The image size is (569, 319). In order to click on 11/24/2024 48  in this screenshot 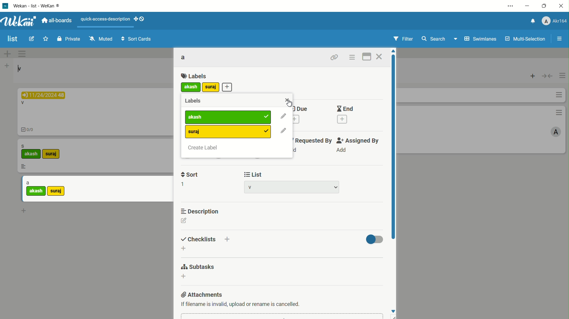, I will do `click(46, 94)`.